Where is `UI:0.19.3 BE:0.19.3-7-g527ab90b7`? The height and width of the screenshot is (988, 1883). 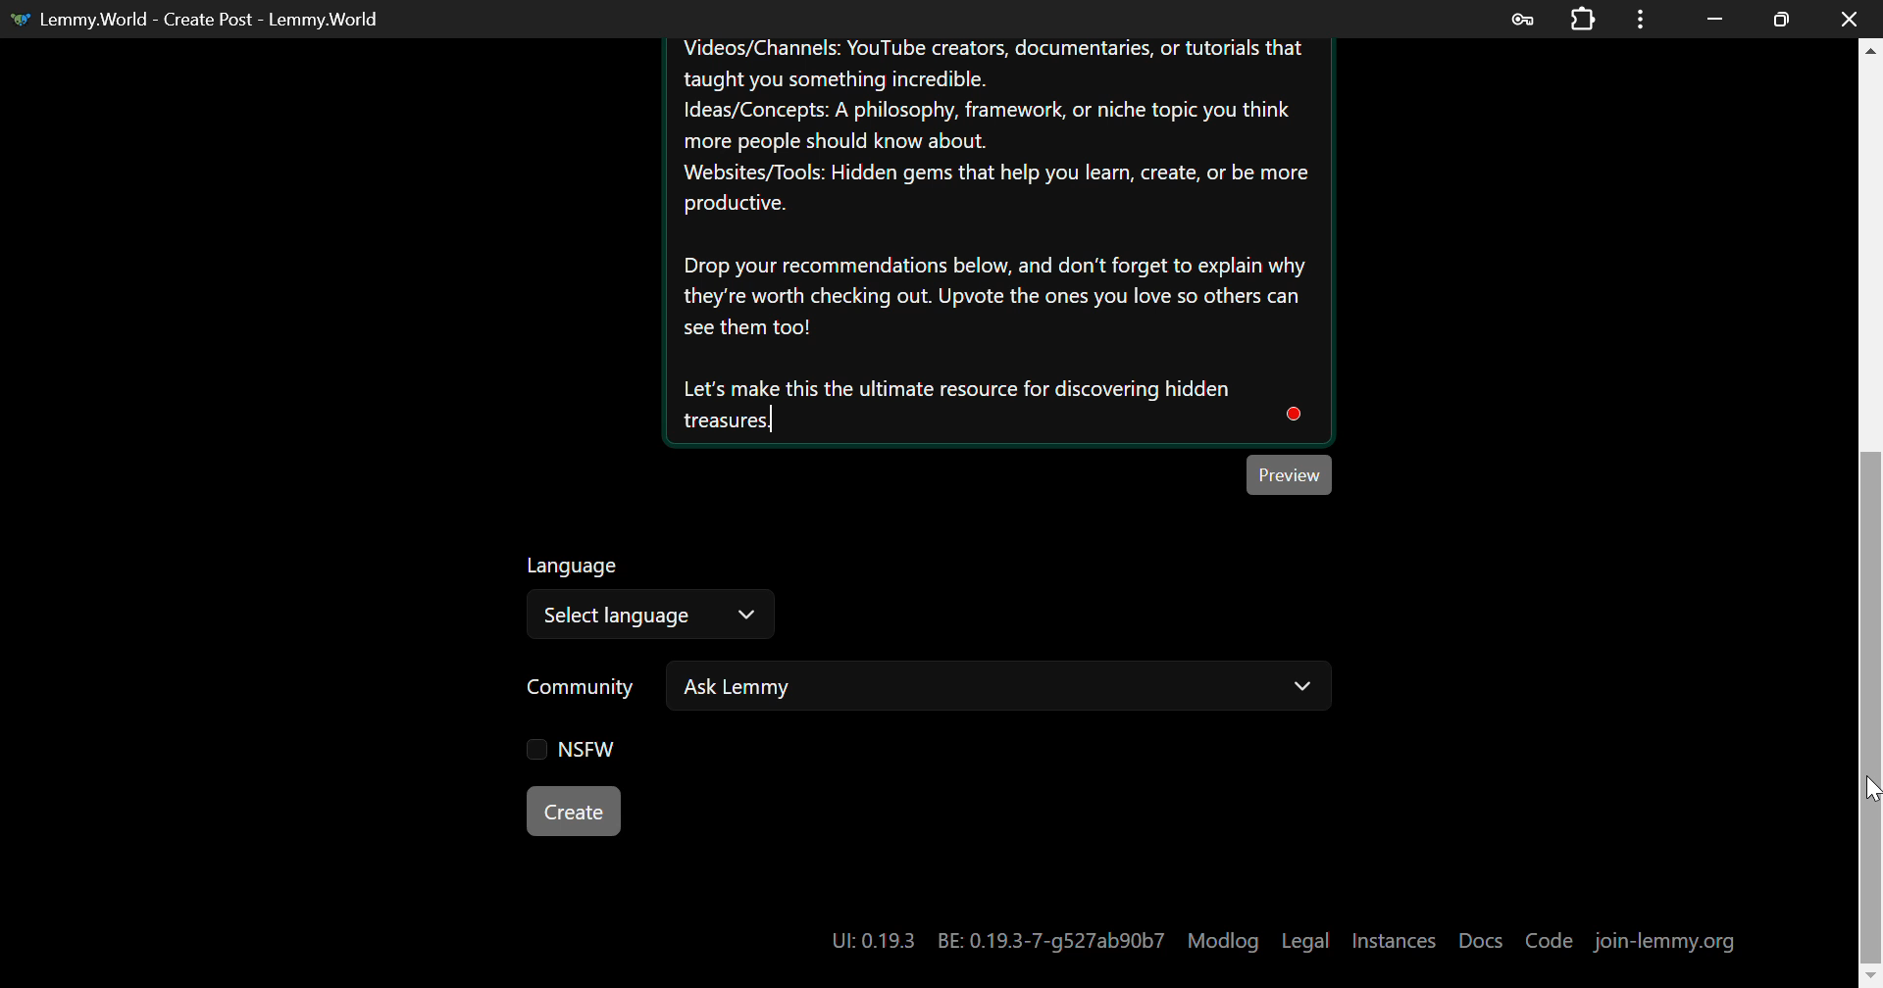
UI:0.19.3 BE:0.19.3-7-g527ab90b7 is located at coordinates (994, 941).